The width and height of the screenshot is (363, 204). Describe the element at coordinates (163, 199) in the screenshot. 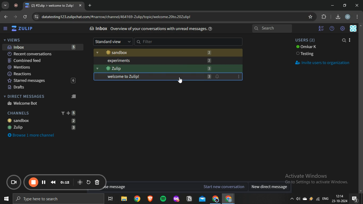

I see `spotify` at that location.